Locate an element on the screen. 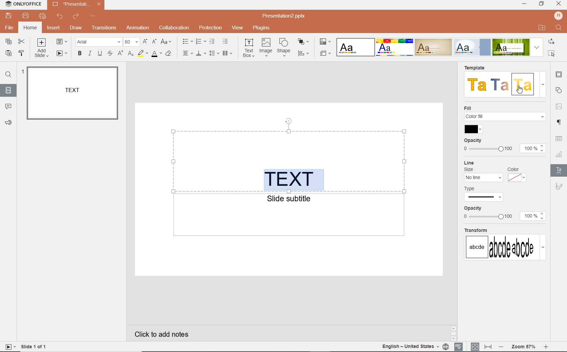 Image resolution: width=567 pixels, height=352 pixels. COPY STYLE is located at coordinates (21, 53).